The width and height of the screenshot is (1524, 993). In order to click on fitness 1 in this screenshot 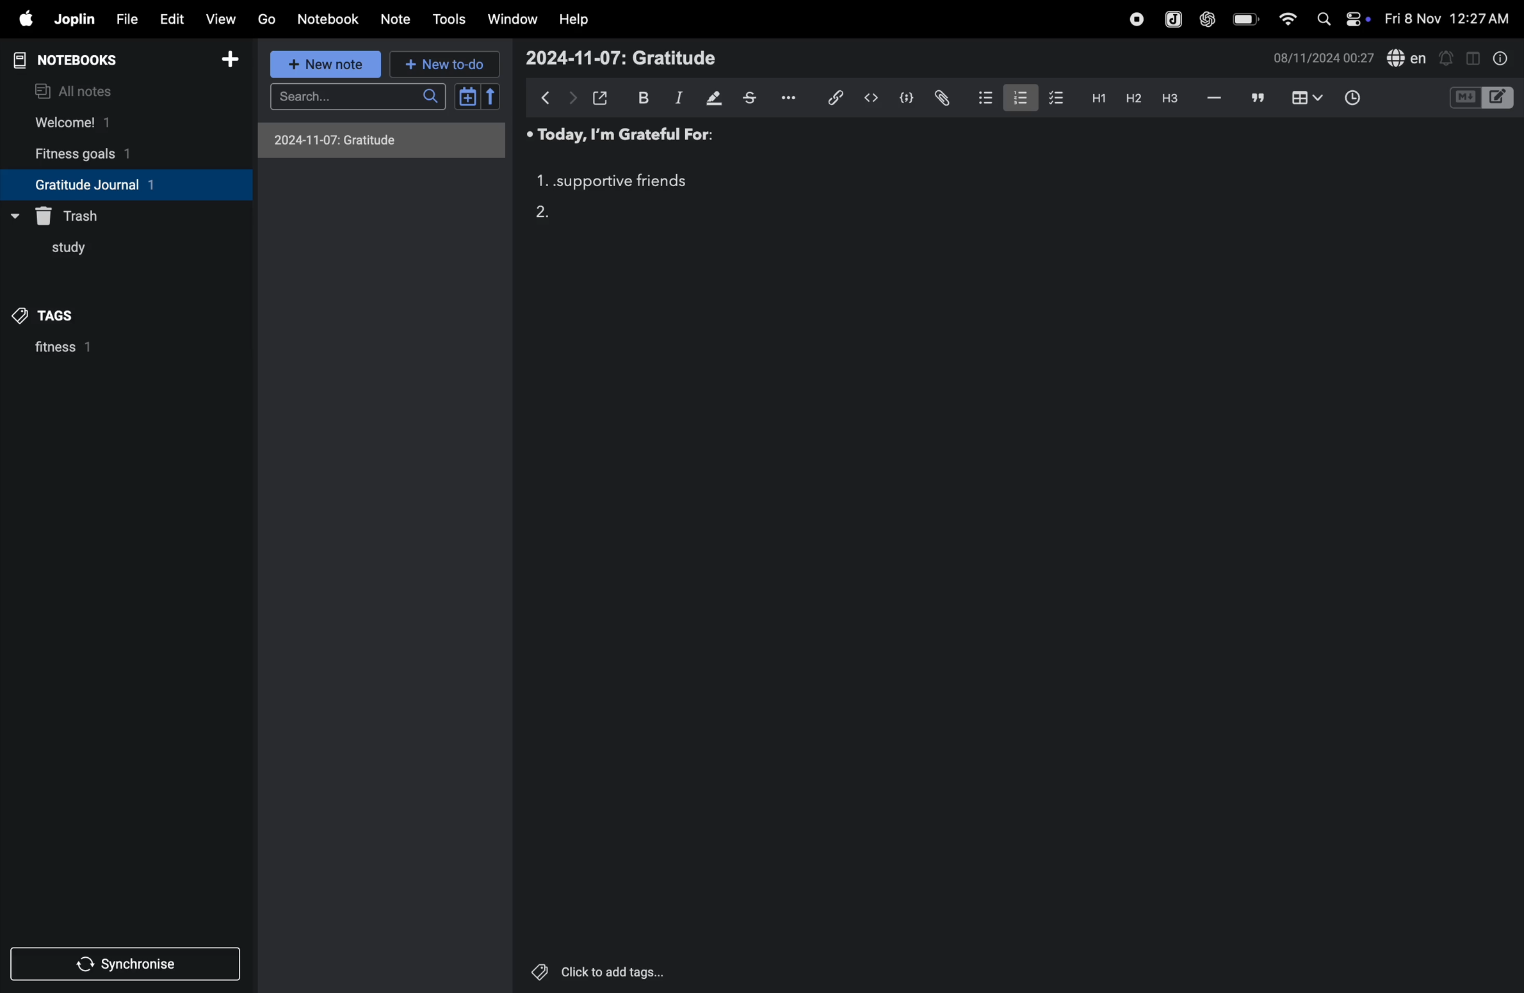, I will do `click(95, 351)`.